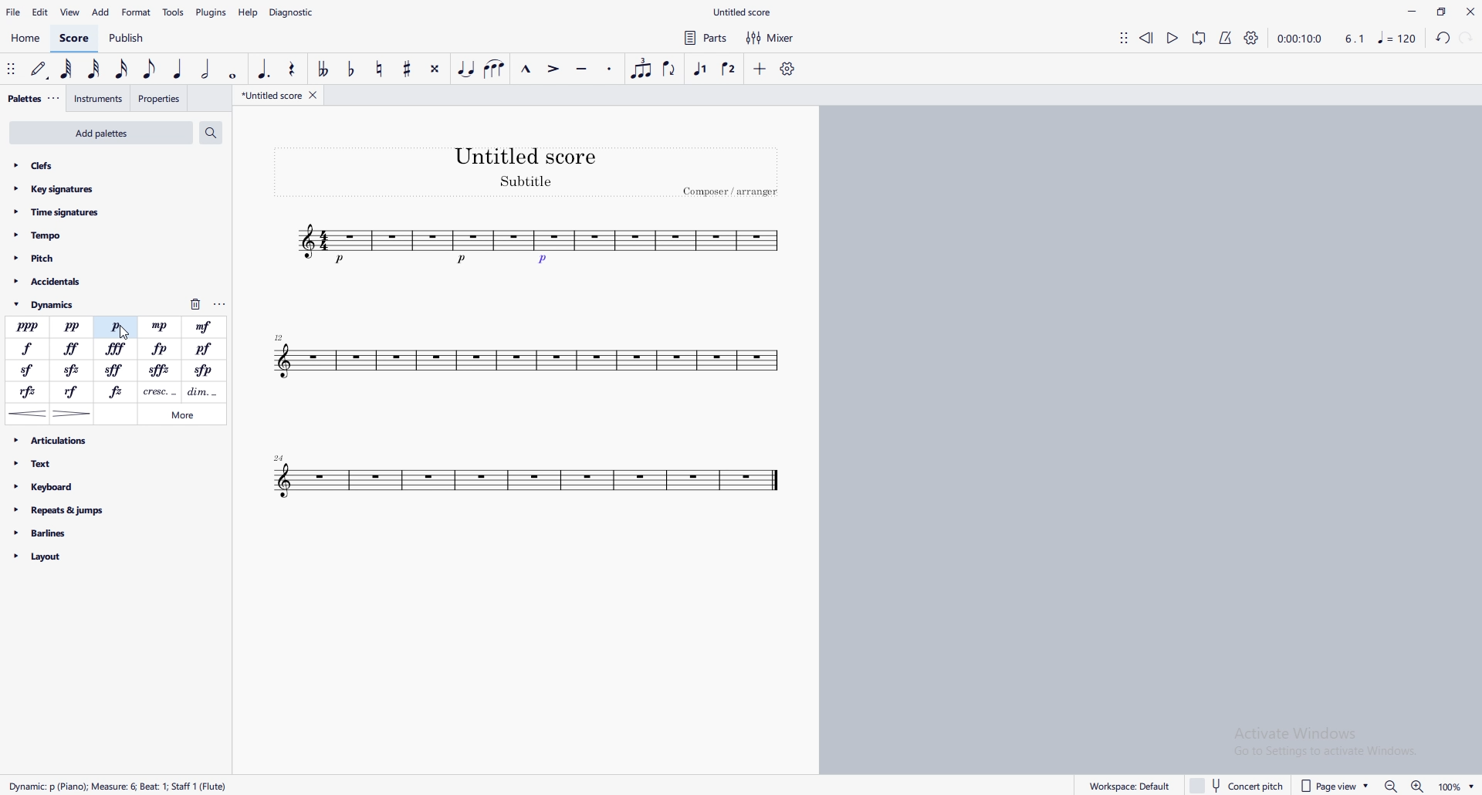  I want to click on tenuto, so click(582, 69).